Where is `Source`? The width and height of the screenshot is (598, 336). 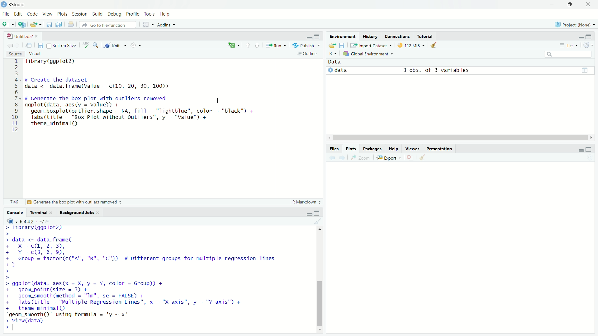 Source is located at coordinates (16, 54).